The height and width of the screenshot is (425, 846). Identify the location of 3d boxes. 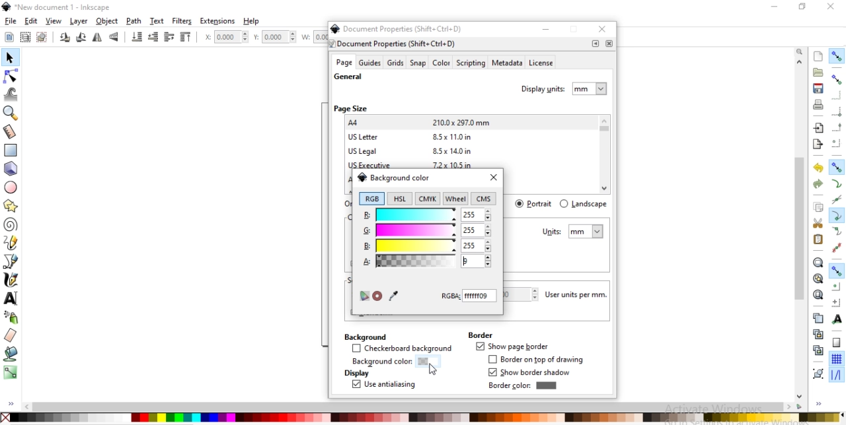
(11, 169).